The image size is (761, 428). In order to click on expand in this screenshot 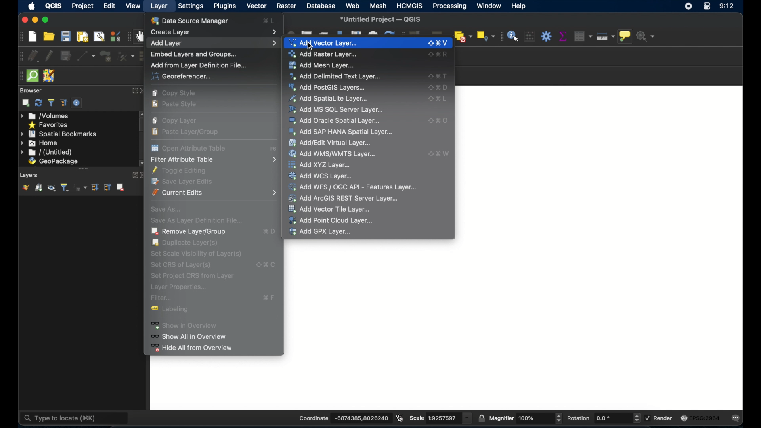, I will do `click(134, 90)`.